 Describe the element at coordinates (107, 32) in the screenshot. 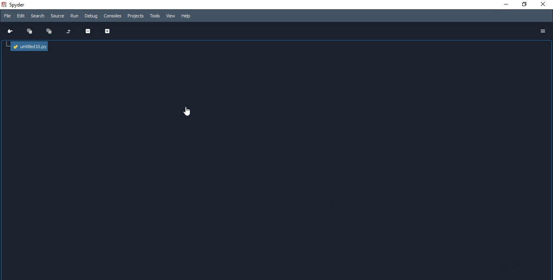

I see `Expand section ` at that location.